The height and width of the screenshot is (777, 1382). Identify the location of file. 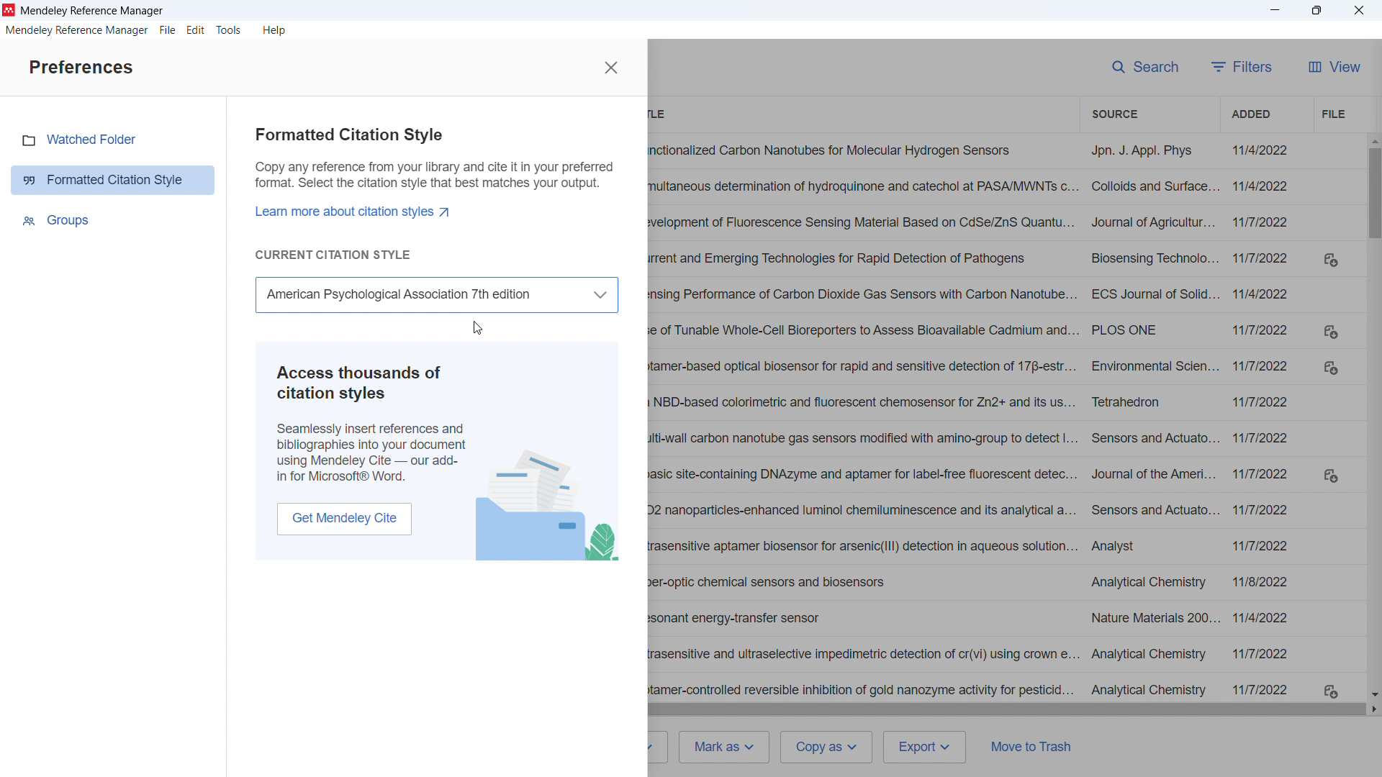
(168, 31).